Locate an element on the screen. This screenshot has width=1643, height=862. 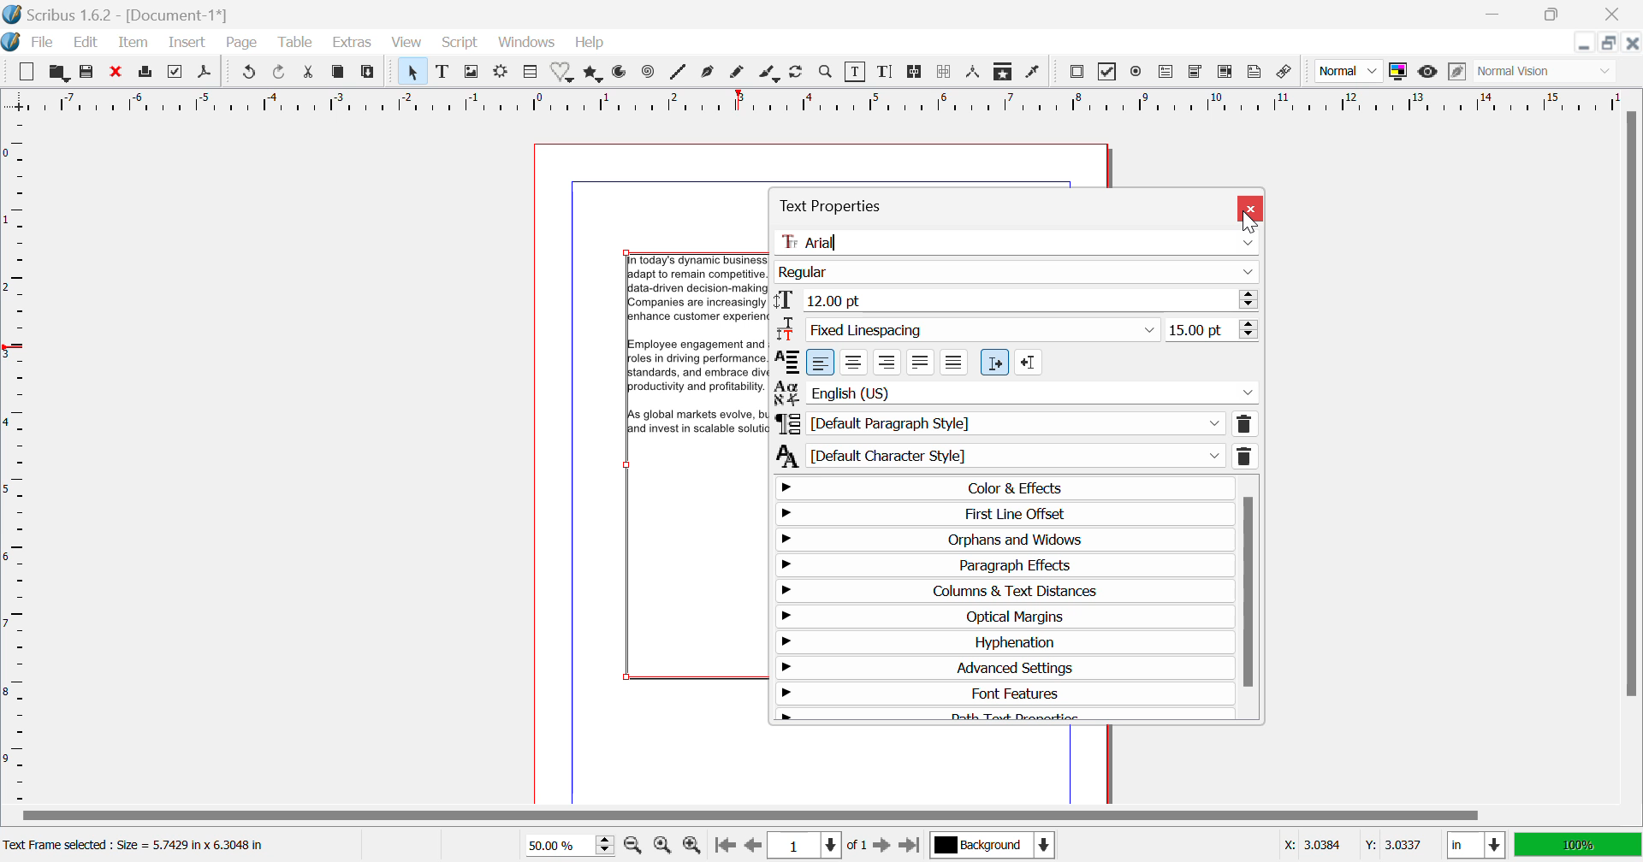
View is located at coordinates (405, 43).